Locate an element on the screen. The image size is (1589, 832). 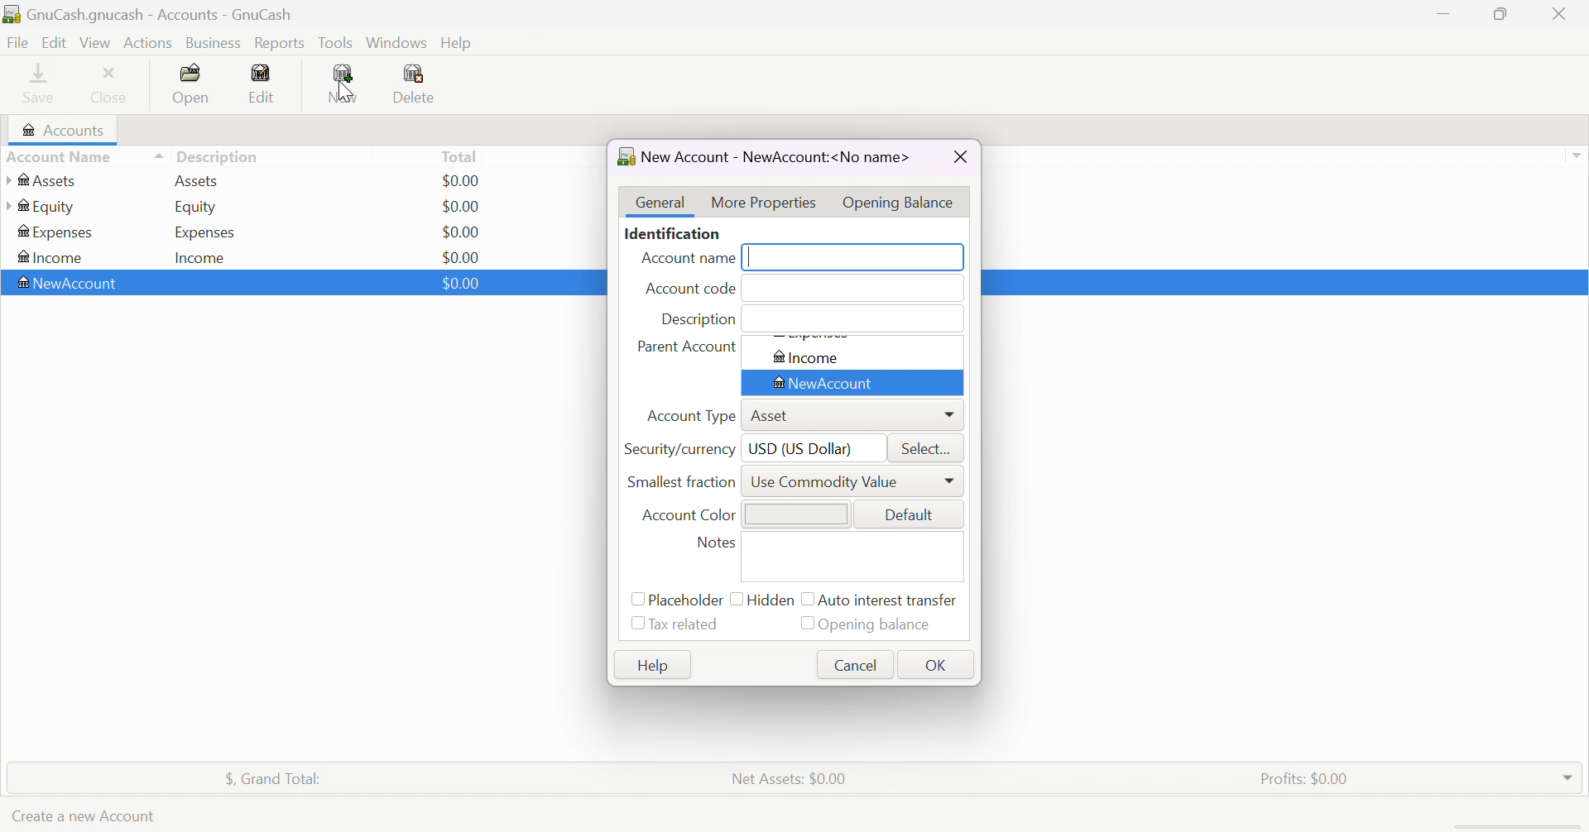
Total is located at coordinates (459, 159).